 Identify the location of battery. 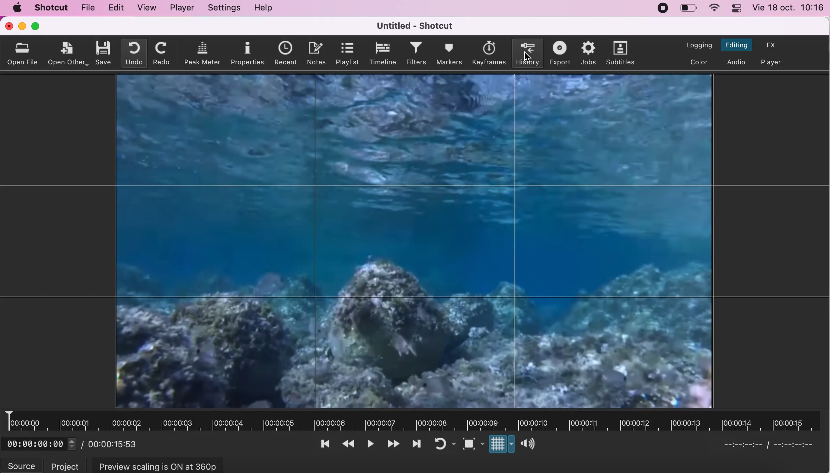
(690, 9).